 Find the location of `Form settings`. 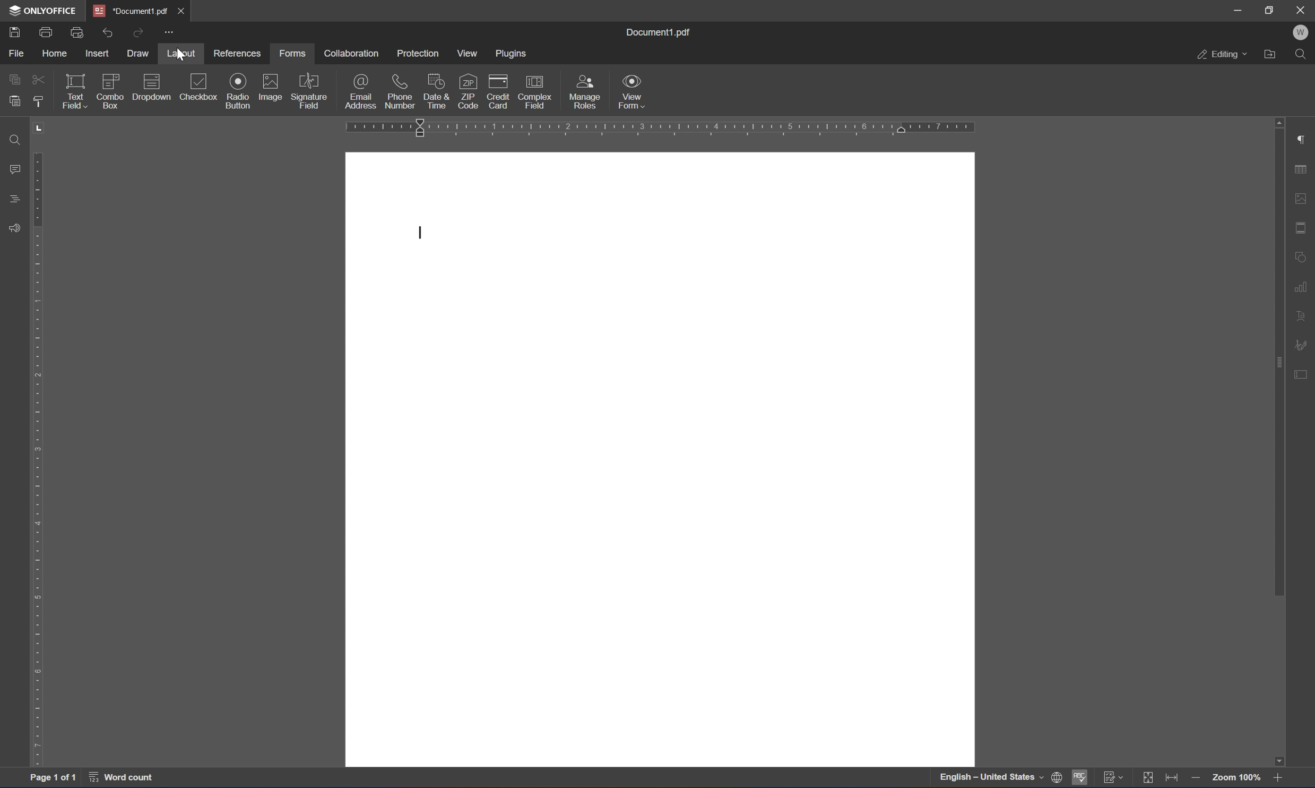

Form settings is located at coordinates (1301, 372).